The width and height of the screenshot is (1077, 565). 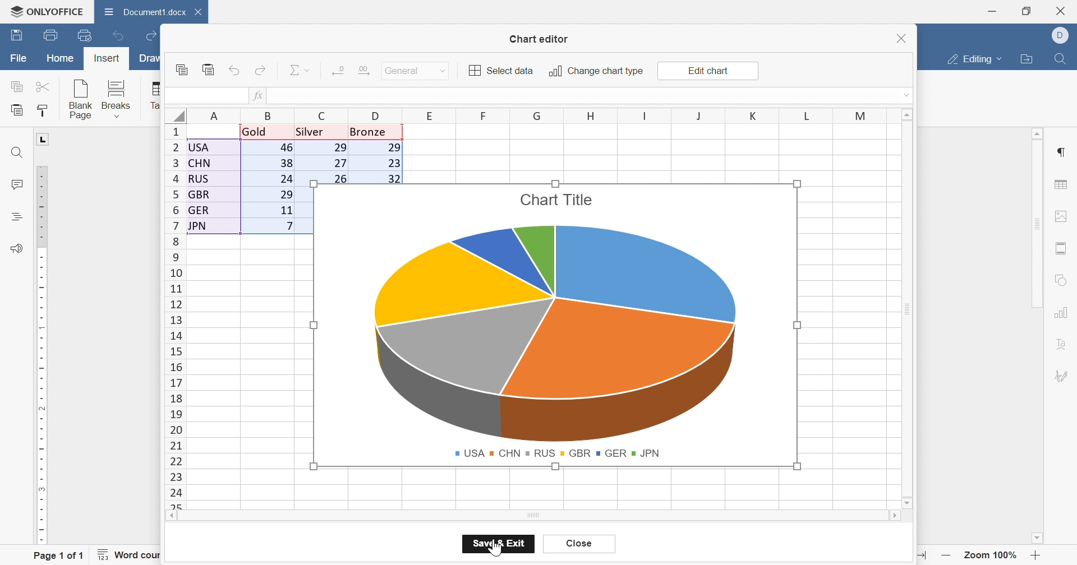 I want to click on Zoom In, so click(x=1037, y=554).